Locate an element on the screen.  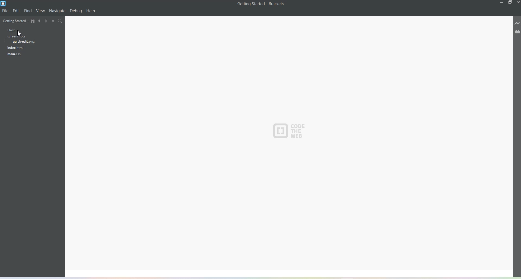
File is located at coordinates (6, 11).